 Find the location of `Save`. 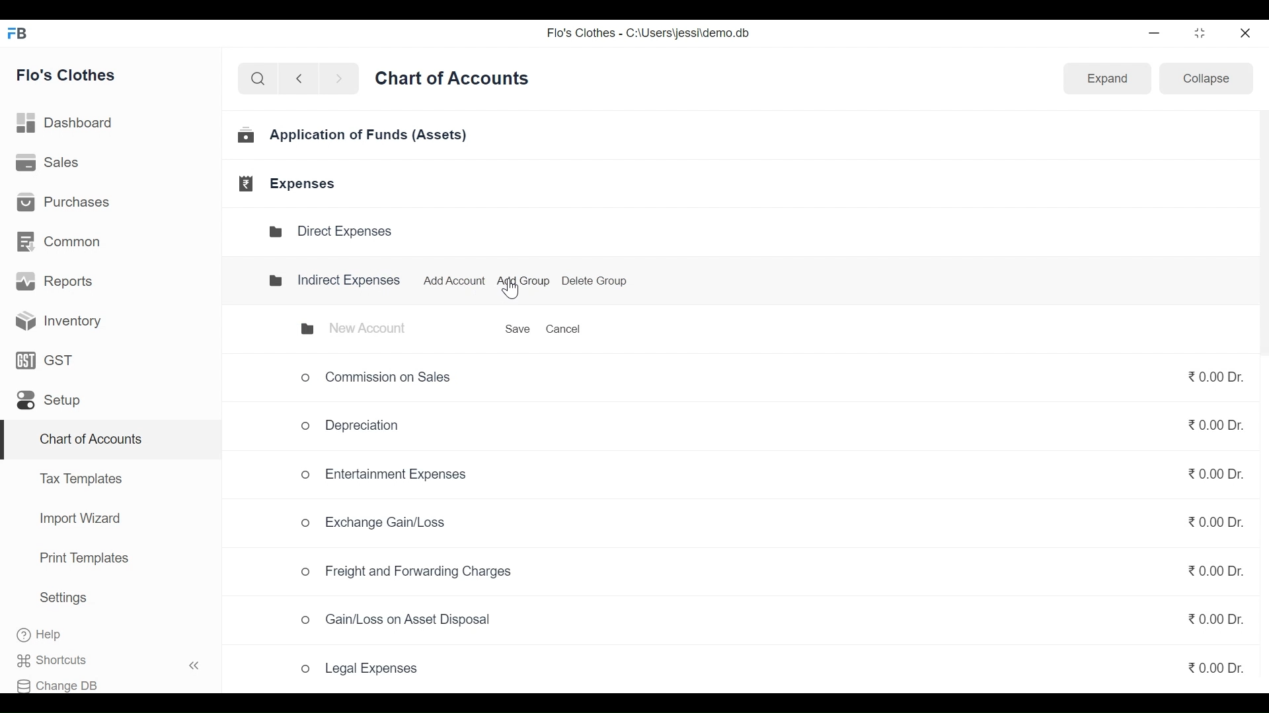

Save is located at coordinates (512, 329).